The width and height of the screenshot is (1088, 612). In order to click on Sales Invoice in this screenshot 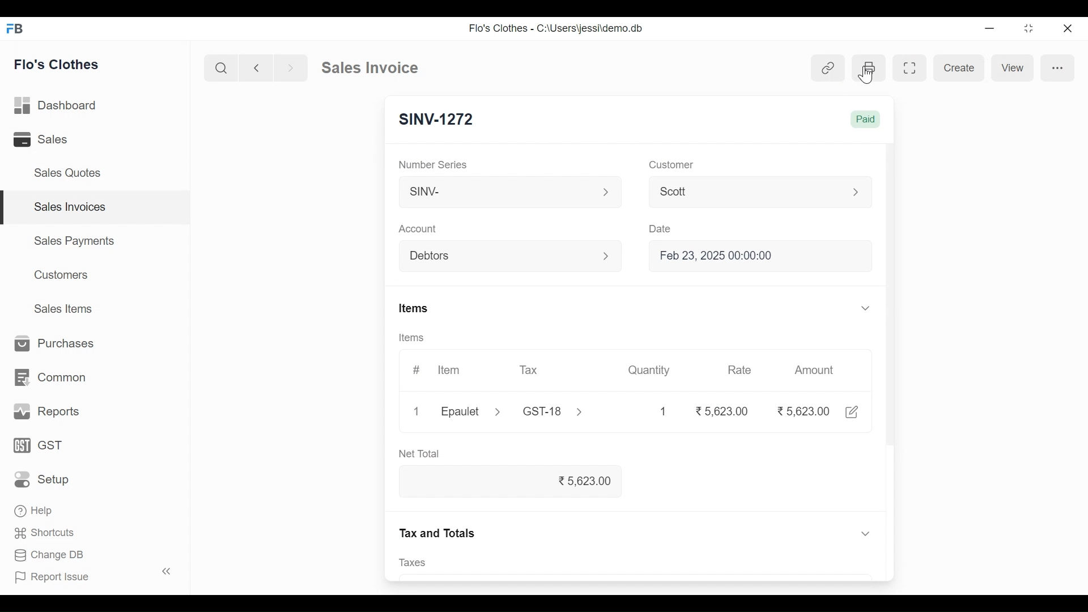, I will do `click(371, 66)`.